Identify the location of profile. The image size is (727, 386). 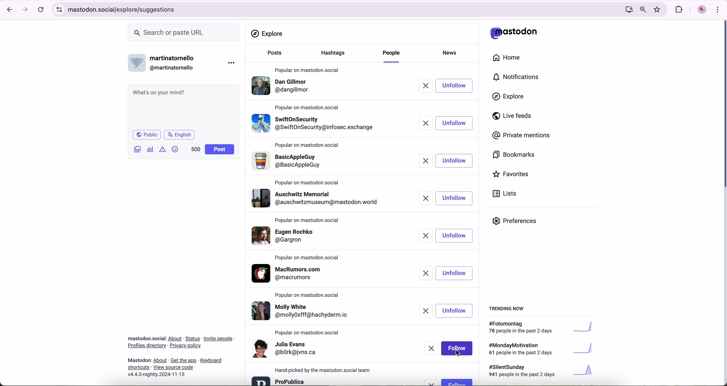
(318, 198).